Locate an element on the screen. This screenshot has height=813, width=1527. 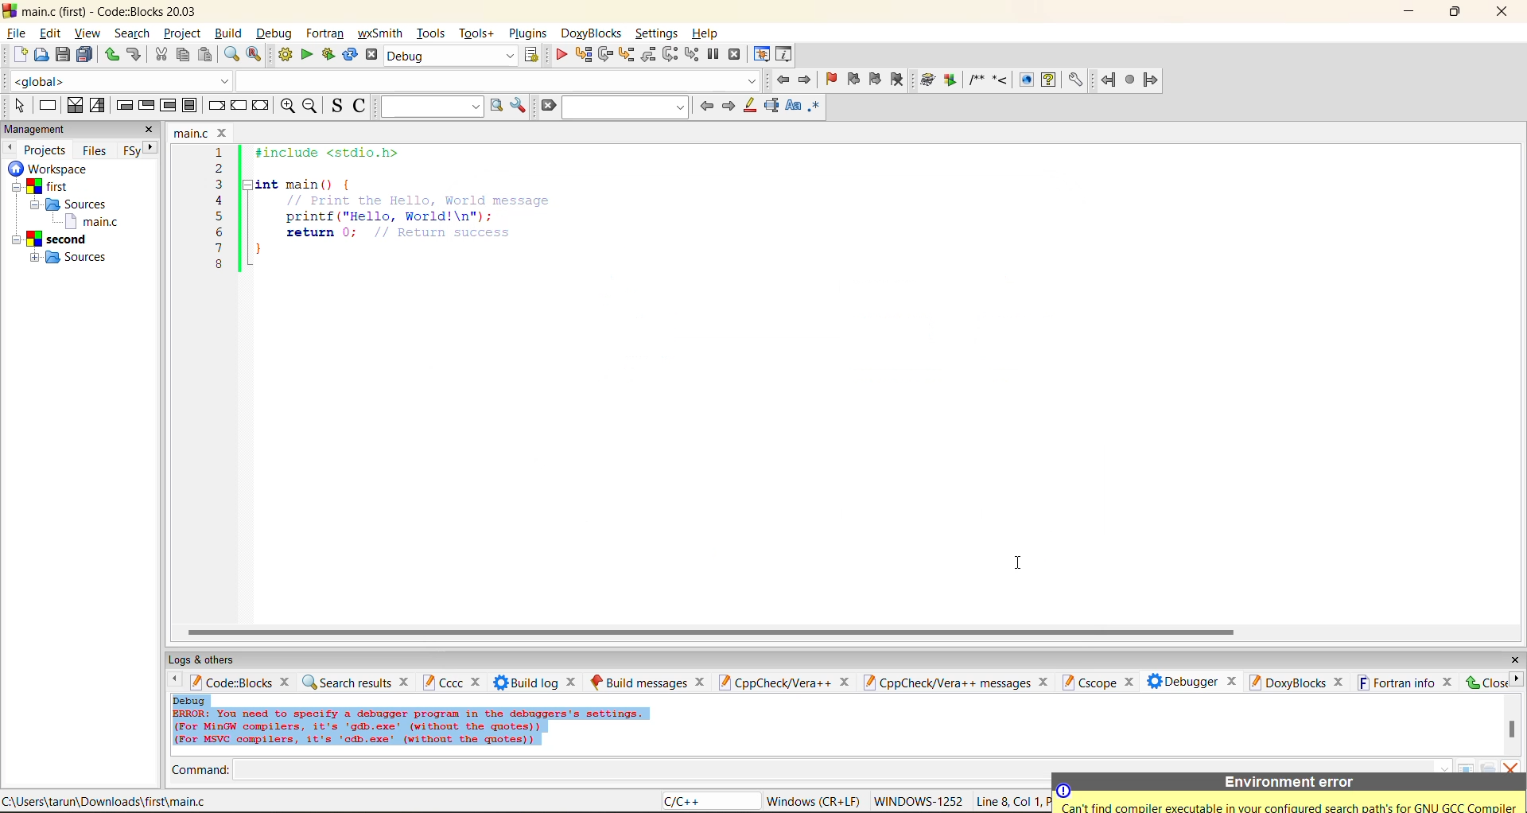
next is located at coordinates (151, 147).